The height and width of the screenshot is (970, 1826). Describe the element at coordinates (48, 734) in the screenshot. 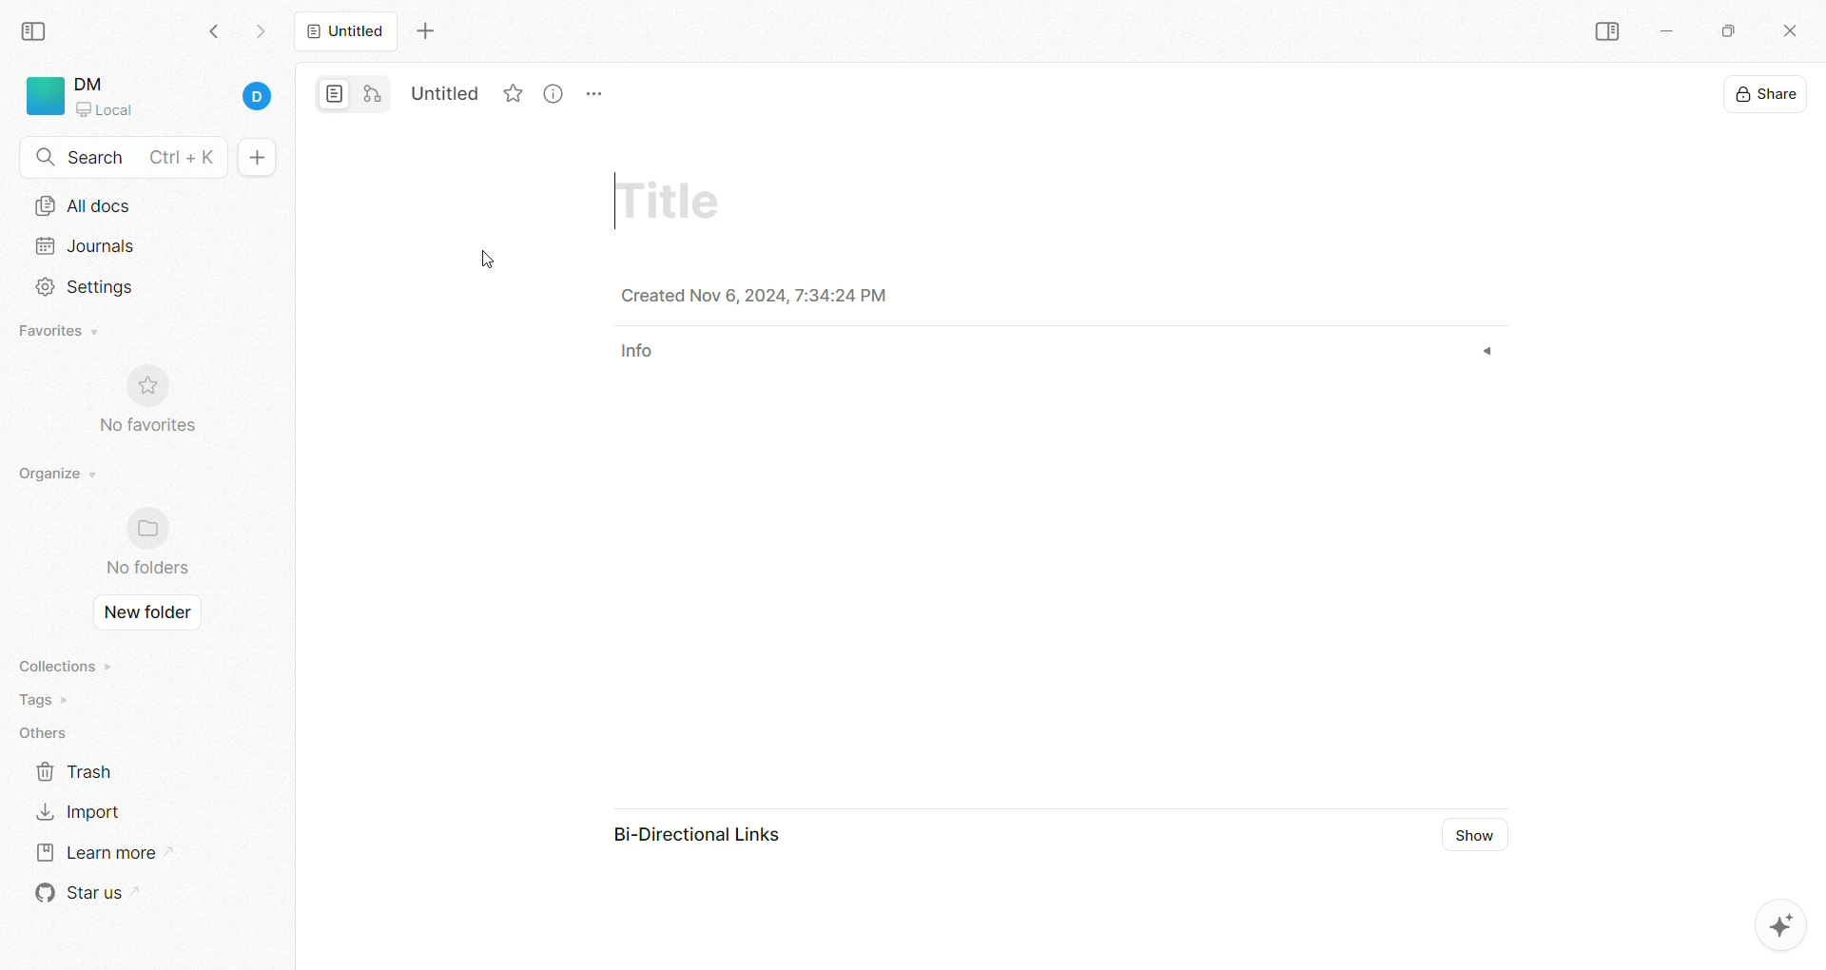

I see `others` at that location.